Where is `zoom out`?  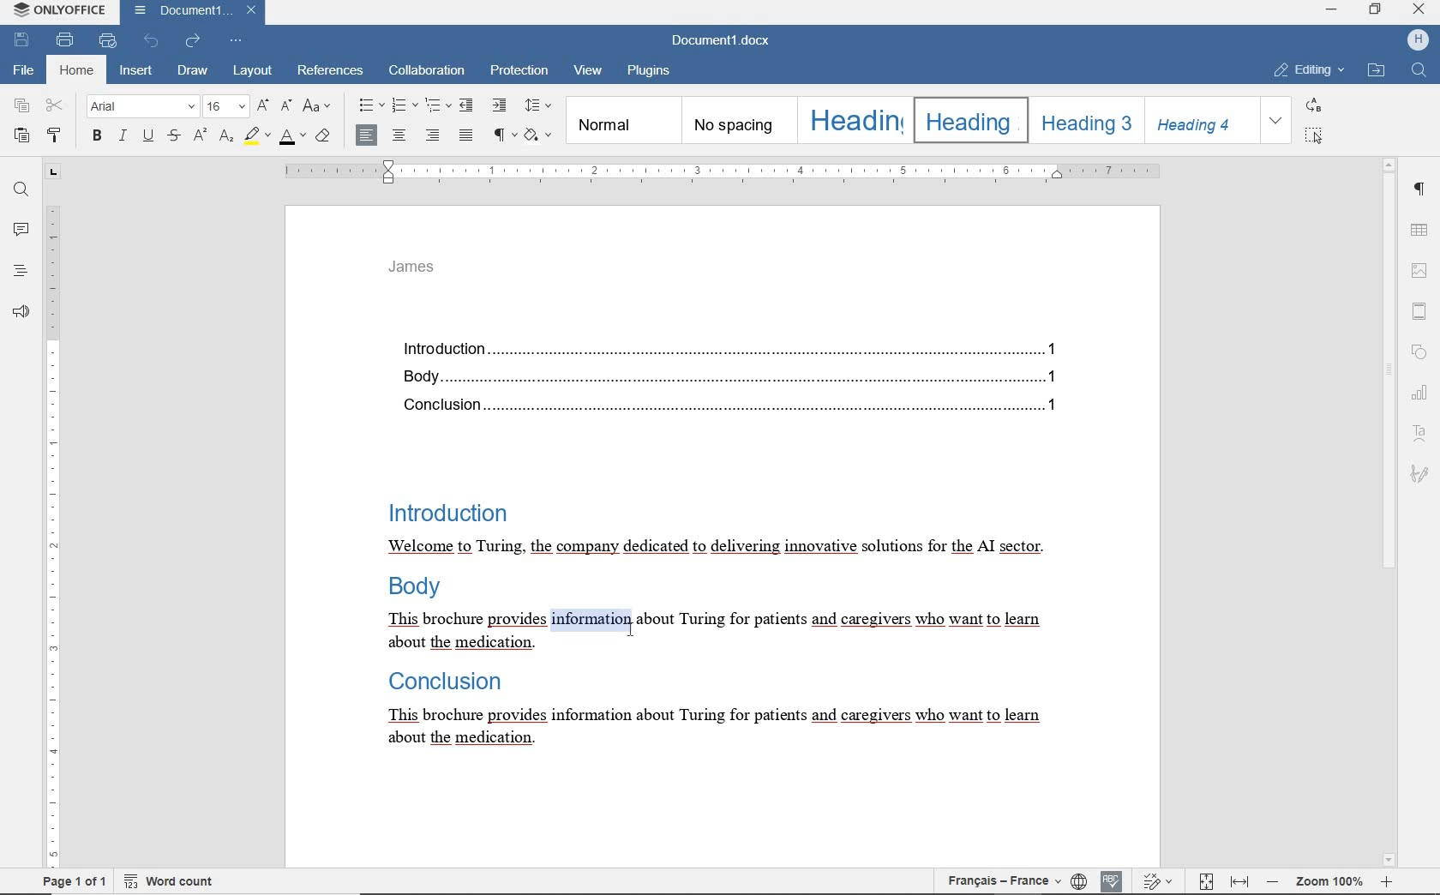 zoom out is located at coordinates (1271, 883).